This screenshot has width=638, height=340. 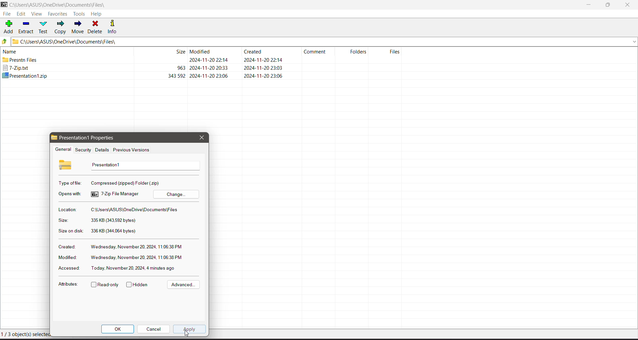 I want to click on File, so click(x=7, y=14).